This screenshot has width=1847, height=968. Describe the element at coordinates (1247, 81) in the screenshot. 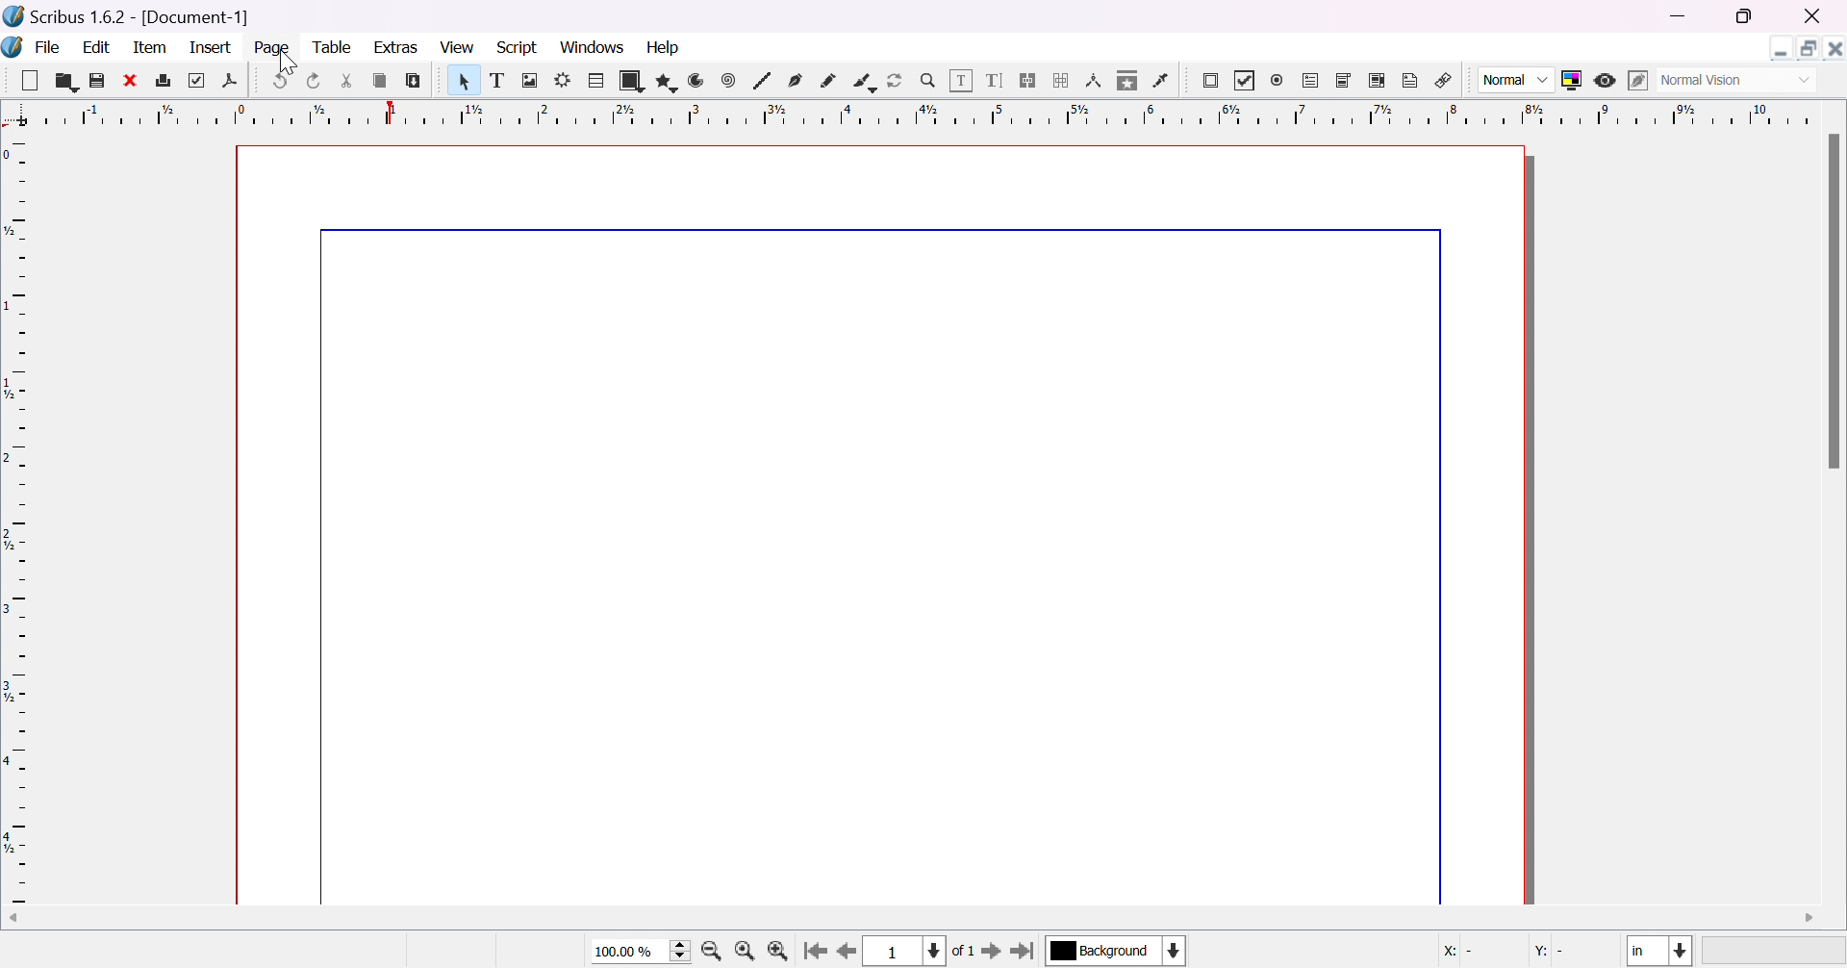

I see `PDF checkbox` at that location.